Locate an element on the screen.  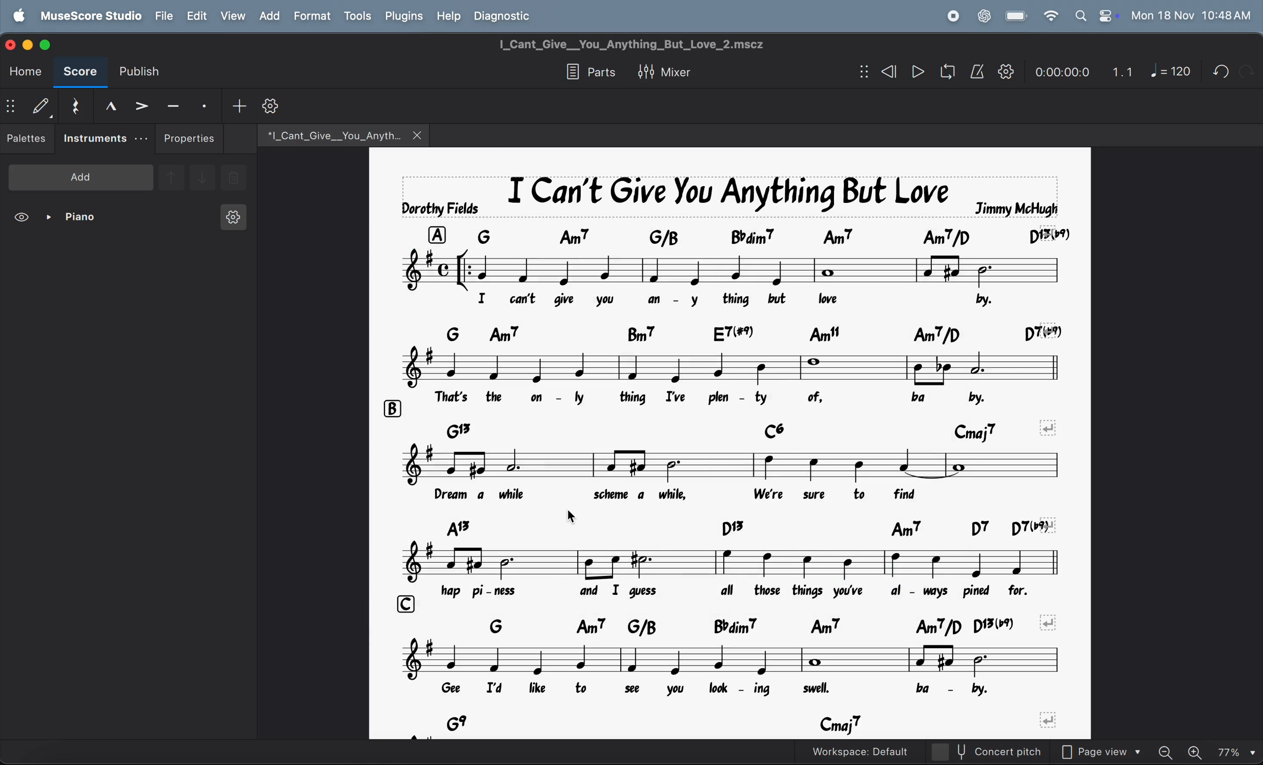
notes is located at coordinates (738, 266).